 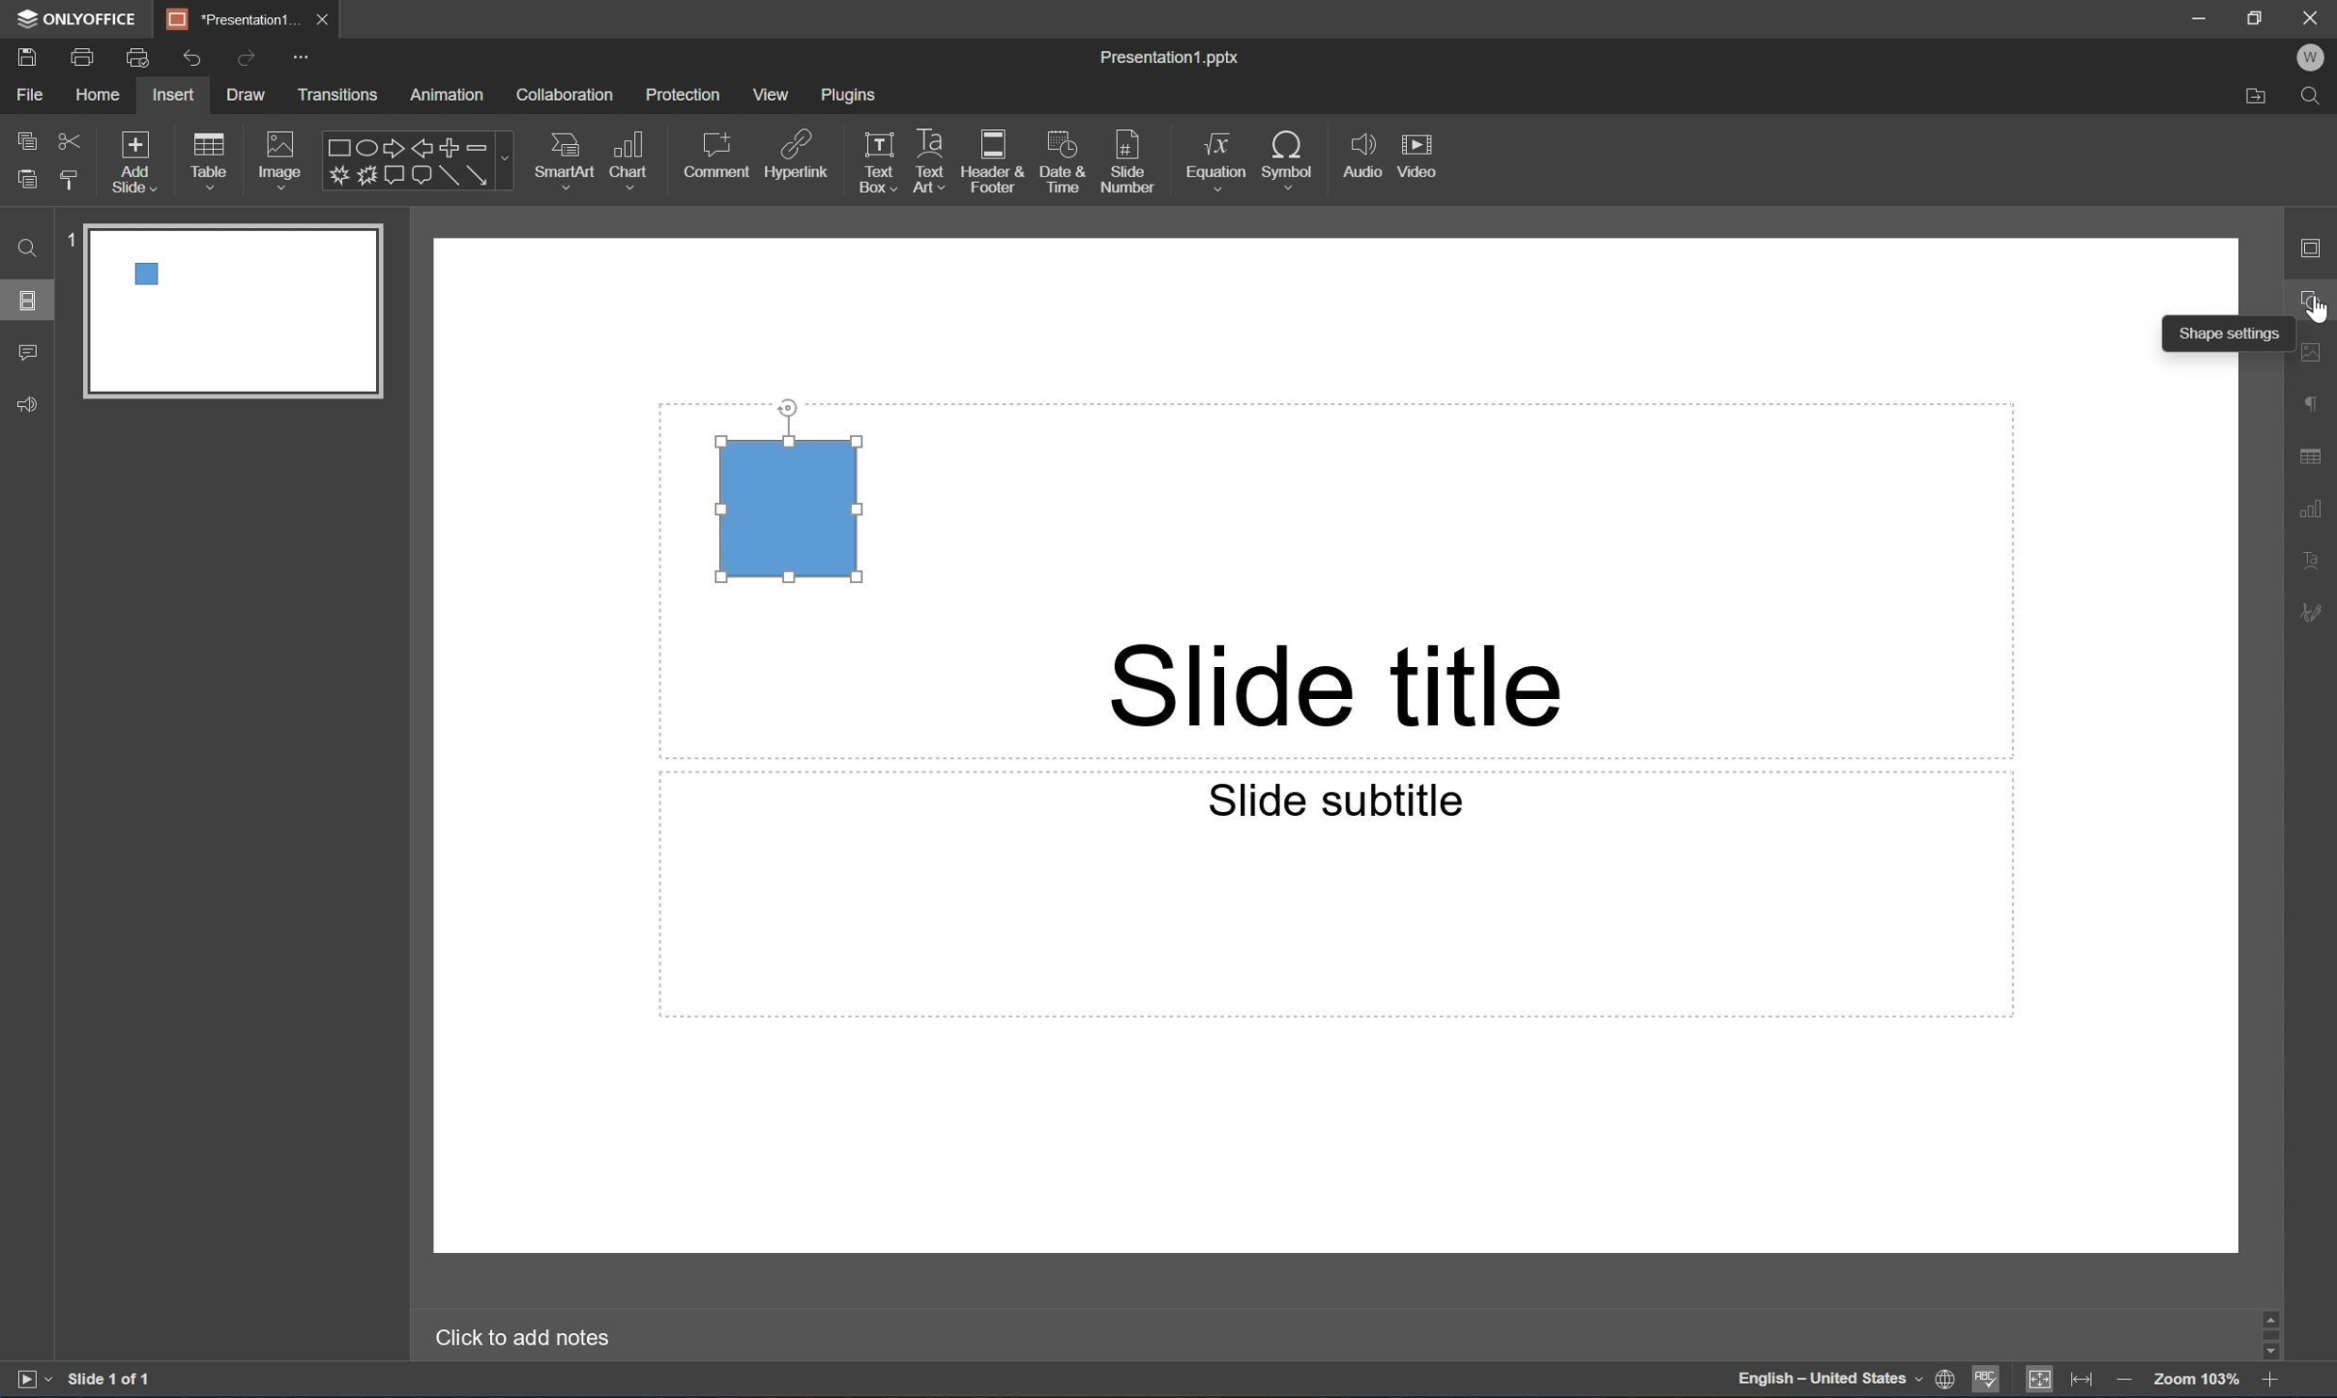 What do you see at coordinates (209, 159) in the screenshot?
I see `Table` at bounding box center [209, 159].